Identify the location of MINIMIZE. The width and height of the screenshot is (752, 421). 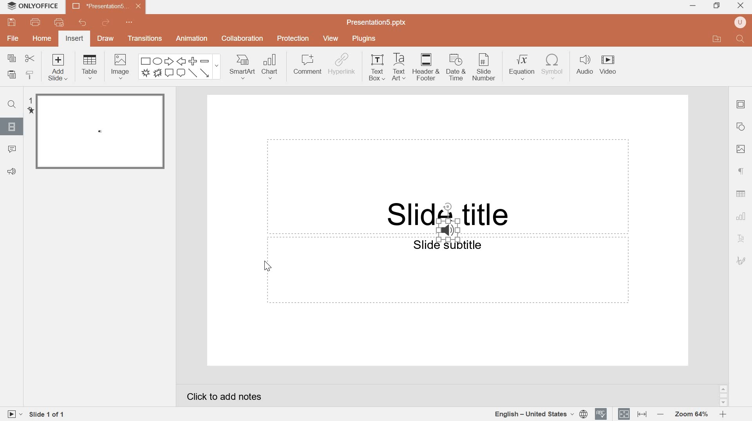
(693, 7).